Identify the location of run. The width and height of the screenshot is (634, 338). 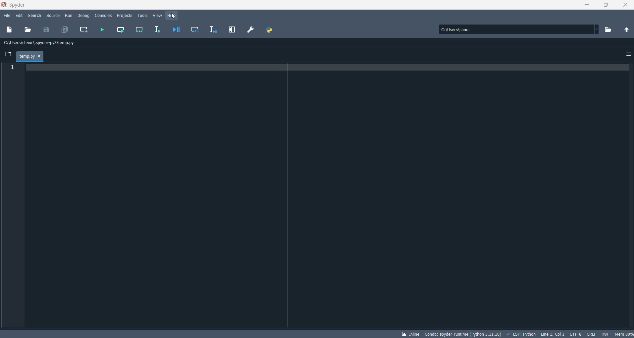
(69, 16).